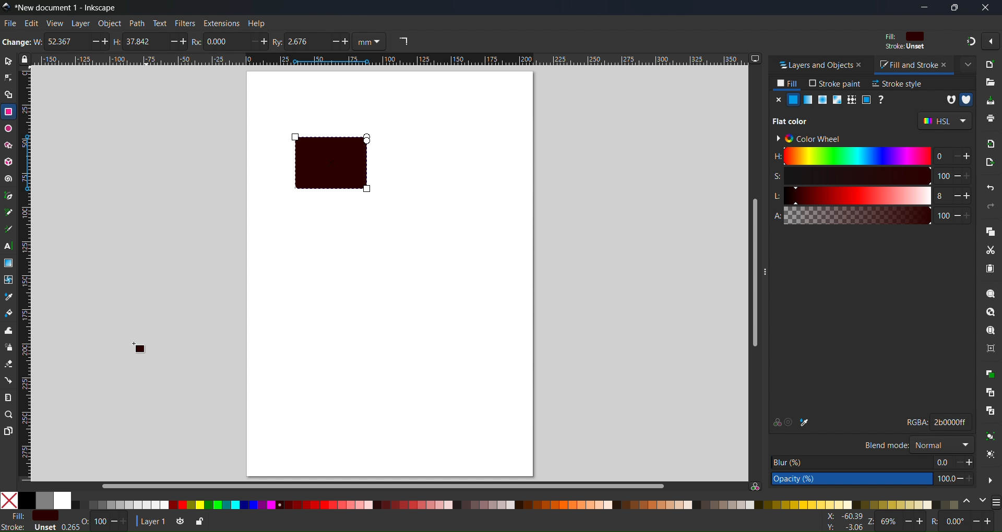  What do you see at coordinates (9, 246) in the screenshot?
I see `Text tool` at bounding box center [9, 246].